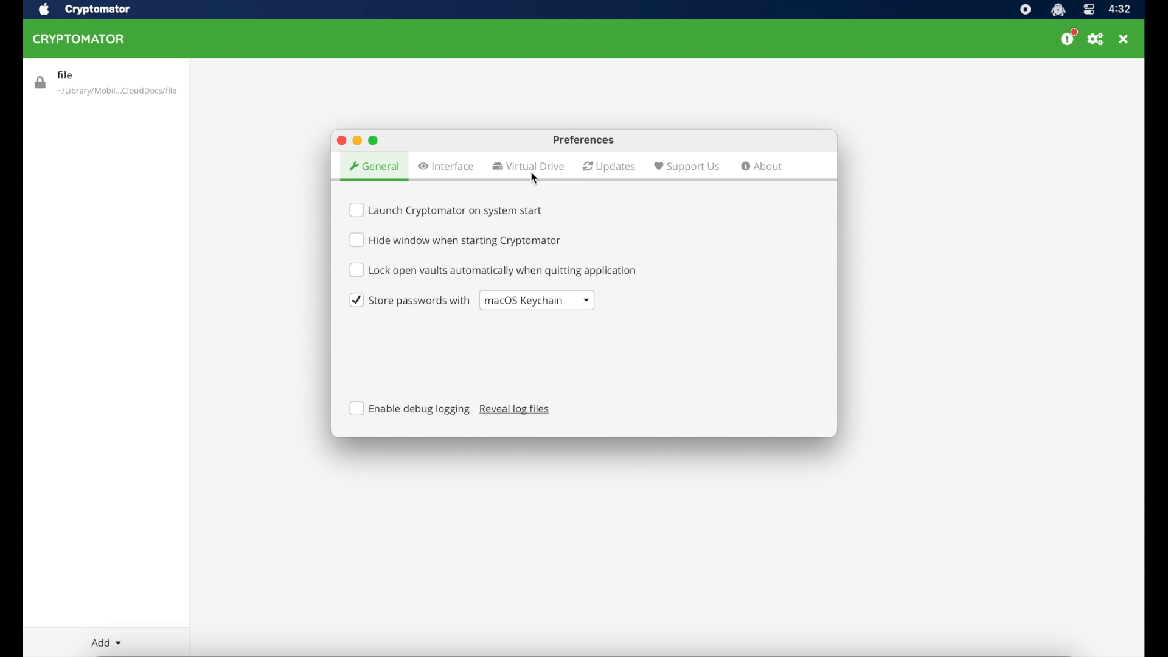 This screenshot has width=1168, height=657. What do you see at coordinates (584, 141) in the screenshot?
I see `preferences` at bounding box center [584, 141].